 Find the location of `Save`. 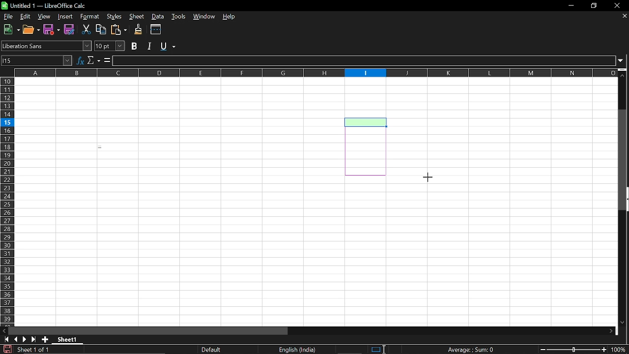

Save is located at coordinates (69, 30).